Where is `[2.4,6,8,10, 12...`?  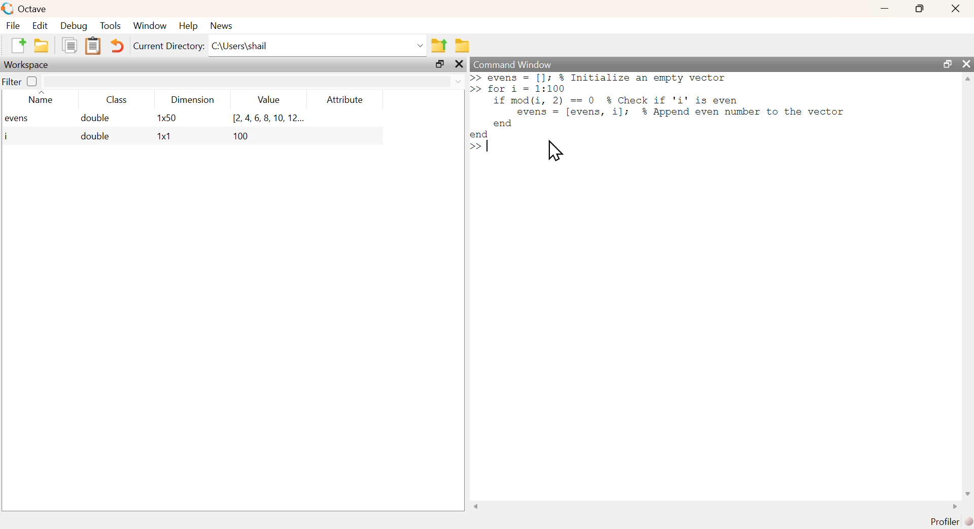
[2.4,6,8,10, 12... is located at coordinates (268, 118).